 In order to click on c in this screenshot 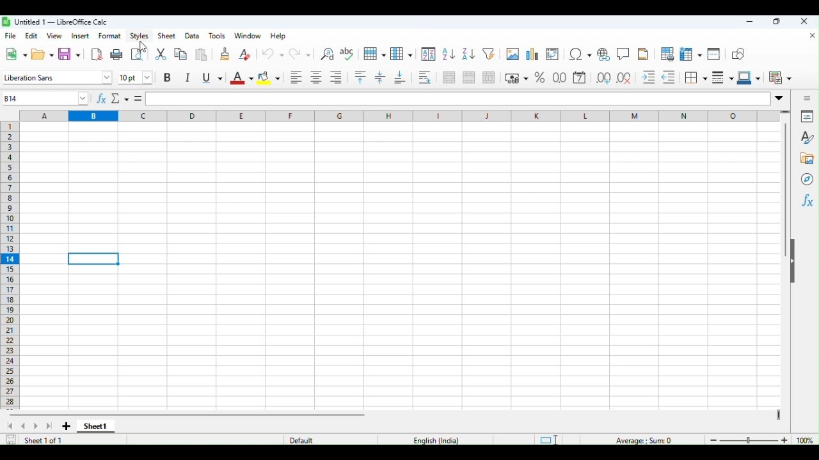, I will do `click(145, 116)`.